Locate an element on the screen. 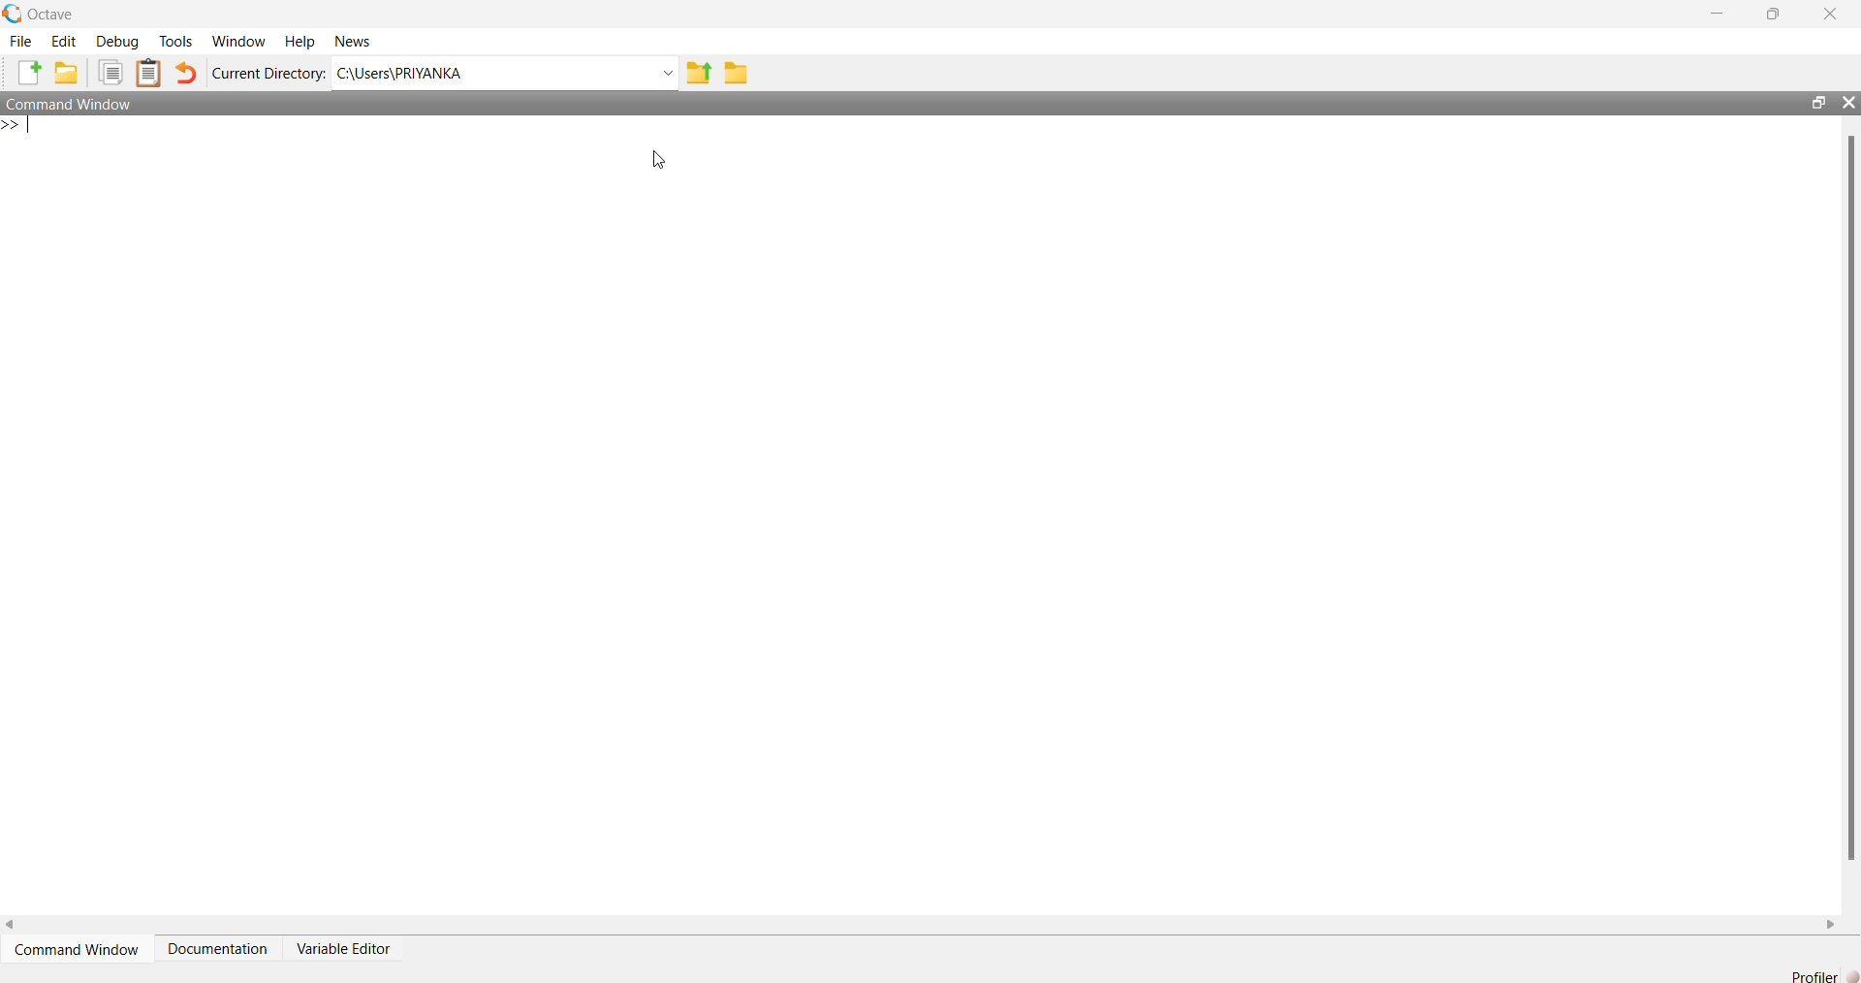  notes is located at coordinates (147, 70).